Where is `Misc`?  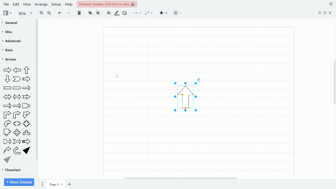 Misc is located at coordinates (10, 32).